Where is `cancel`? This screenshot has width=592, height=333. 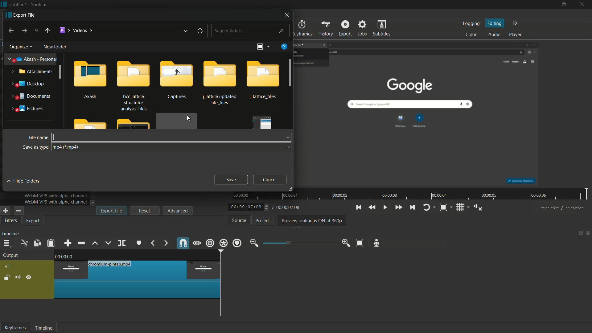 cancel is located at coordinates (270, 179).